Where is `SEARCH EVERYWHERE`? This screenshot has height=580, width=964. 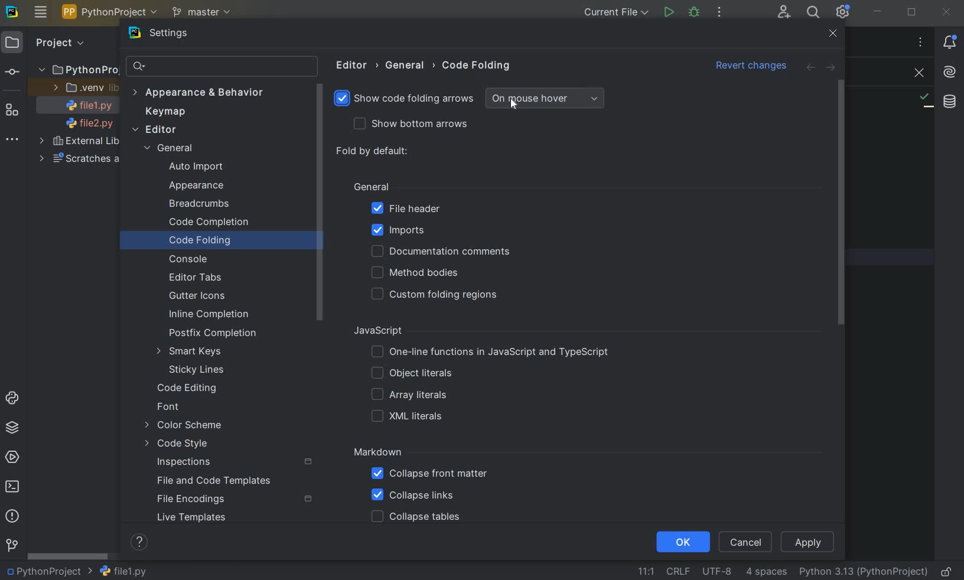
SEARCH EVERYWHERE is located at coordinates (813, 12).